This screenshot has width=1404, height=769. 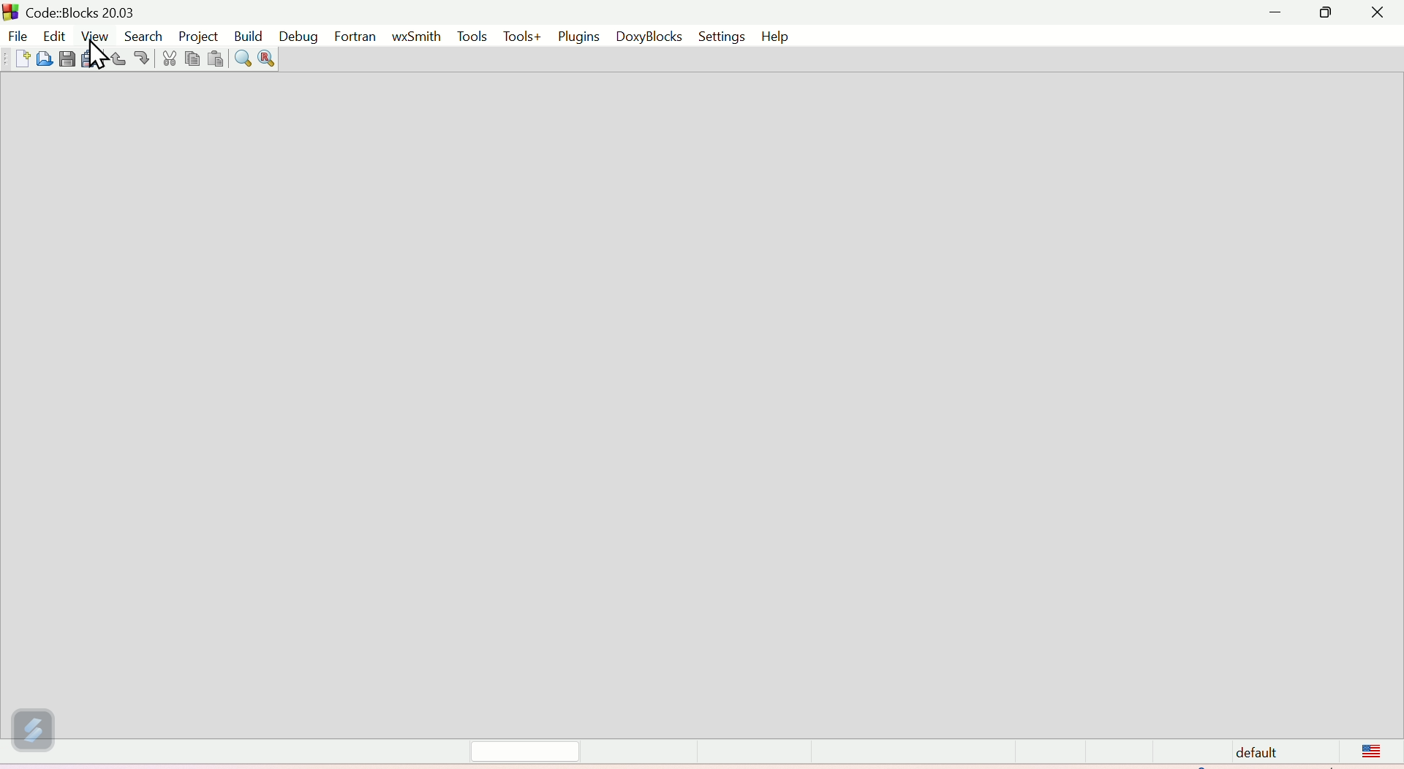 I want to click on , so click(x=87, y=56).